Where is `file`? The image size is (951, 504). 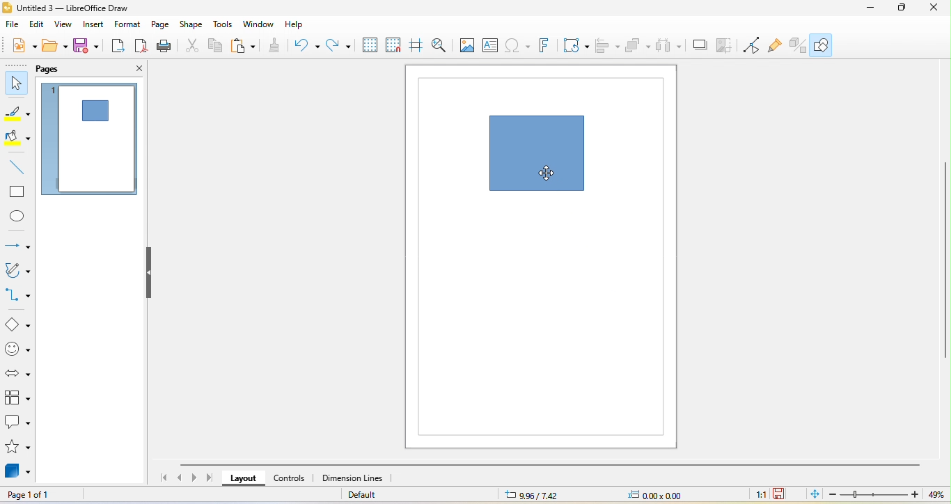
file is located at coordinates (12, 27).